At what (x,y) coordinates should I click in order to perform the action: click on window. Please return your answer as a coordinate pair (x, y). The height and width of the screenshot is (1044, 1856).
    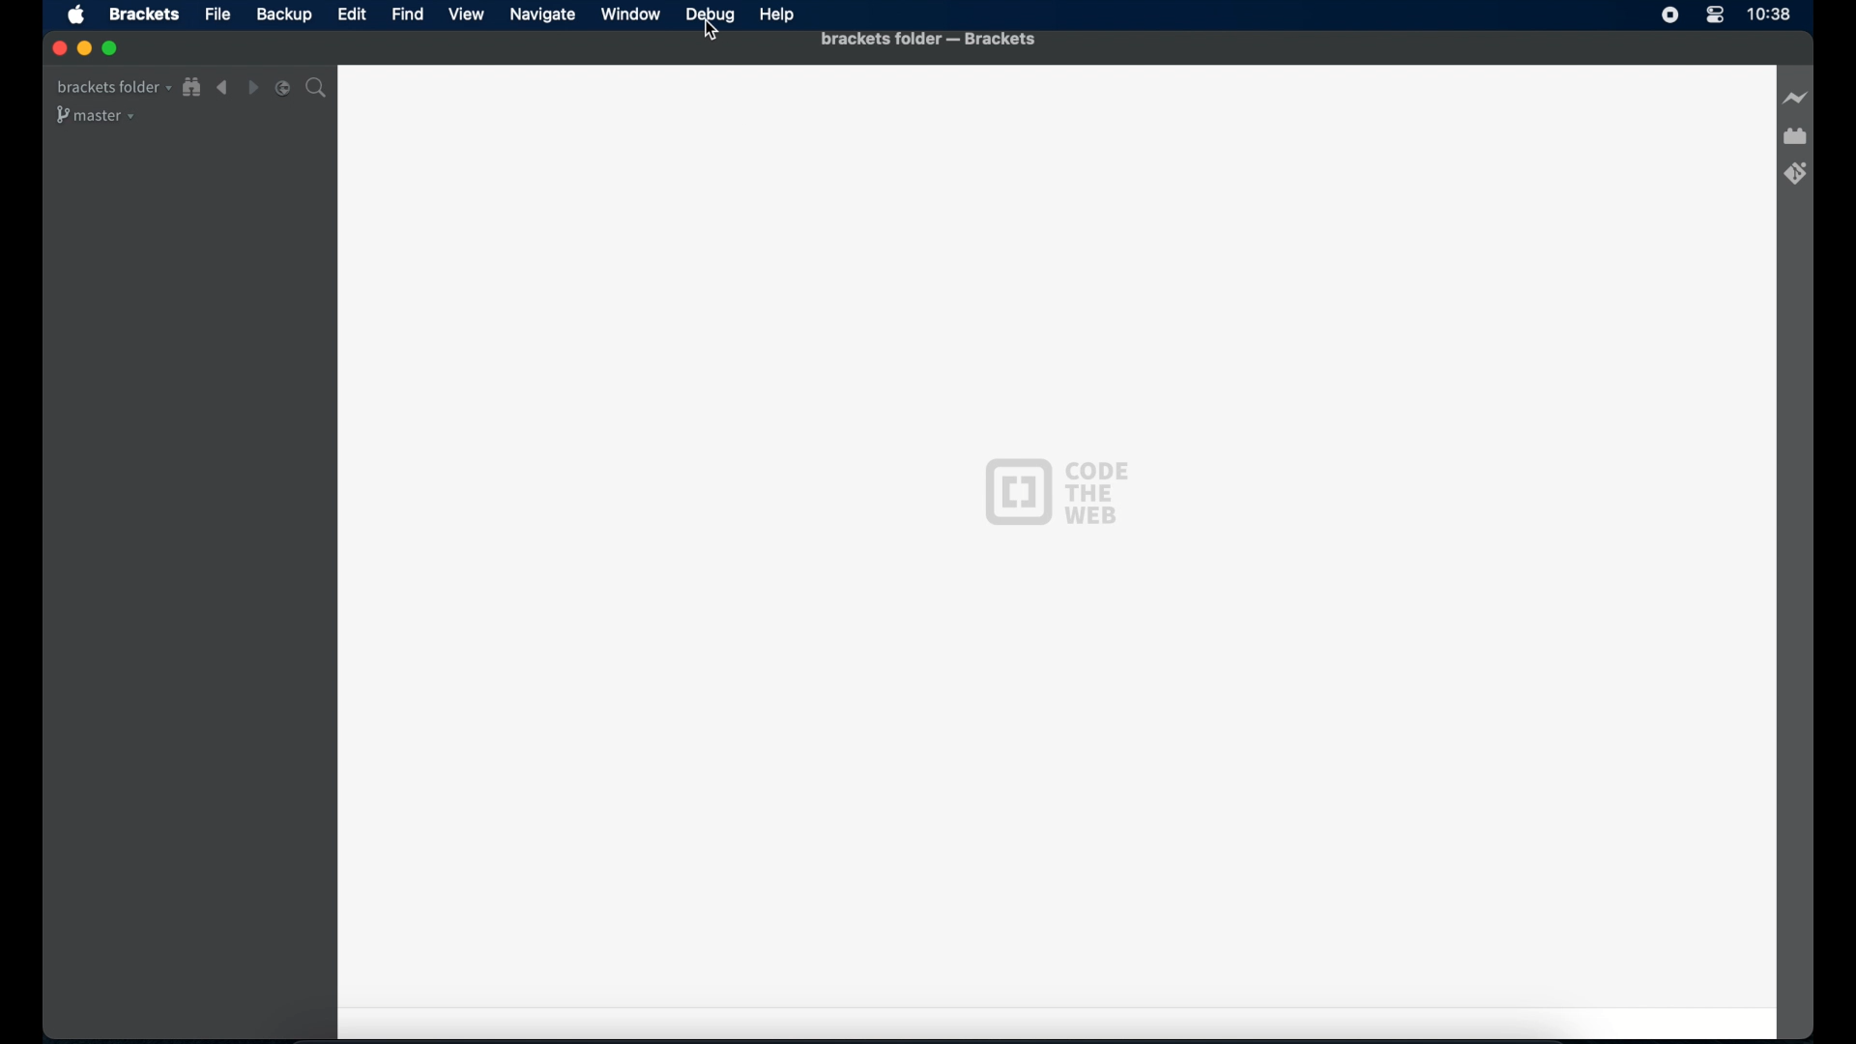
    Looking at the image, I should click on (631, 14).